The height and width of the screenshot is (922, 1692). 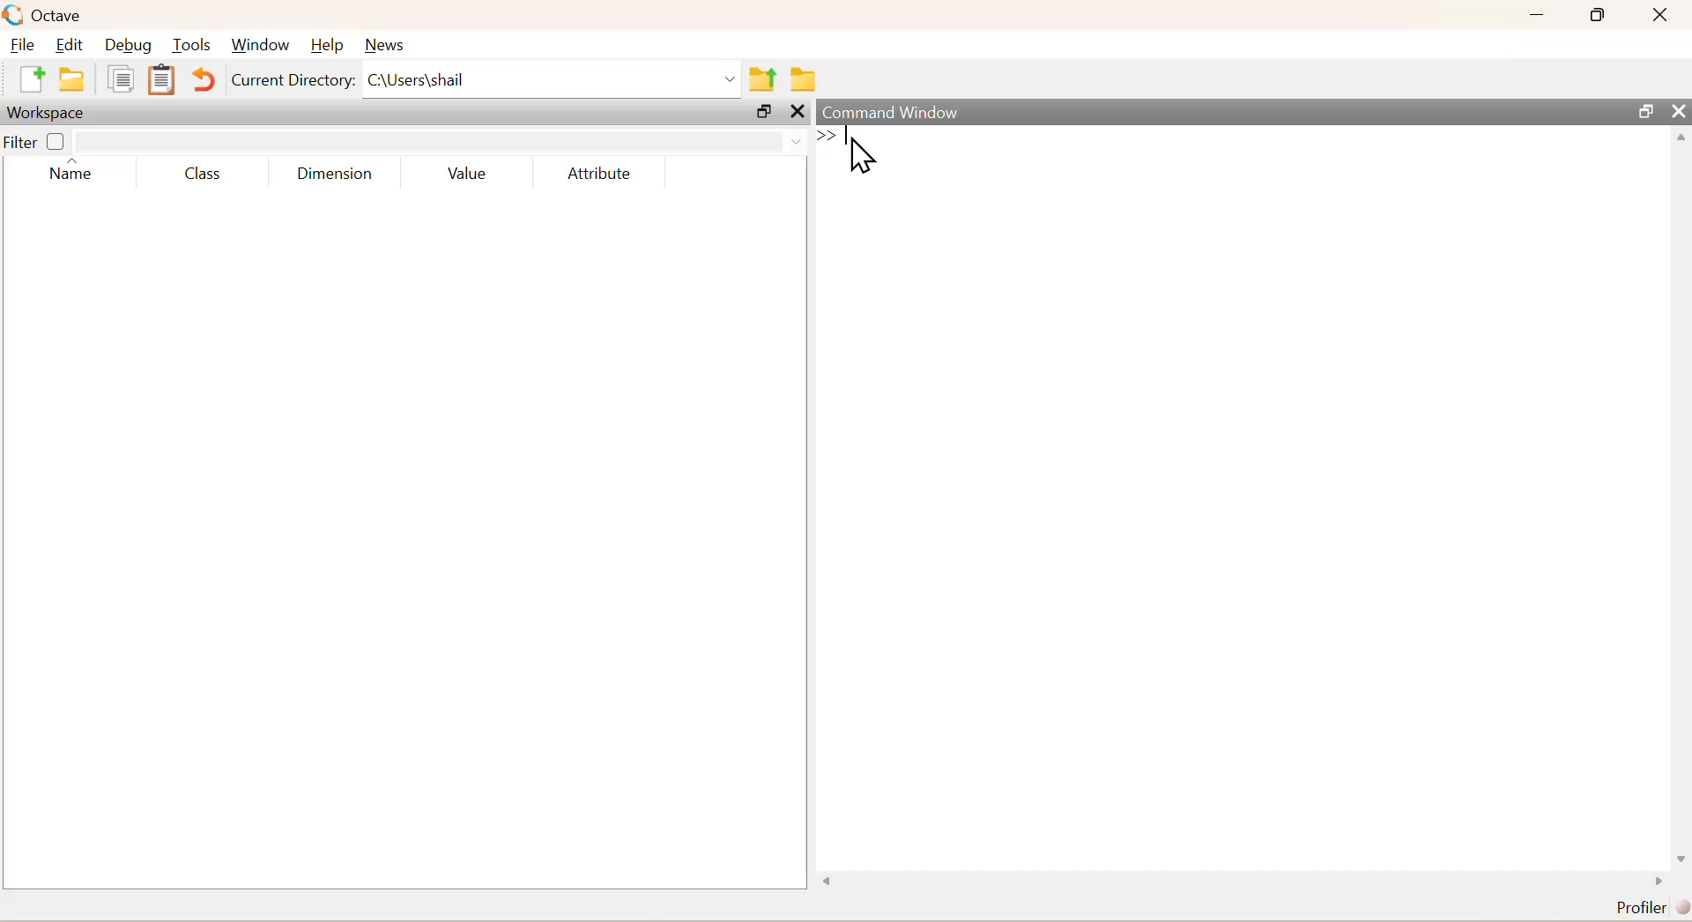 What do you see at coordinates (892, 108) in the screenshot?
I see `Command Window` at bounding box center [892, 108].